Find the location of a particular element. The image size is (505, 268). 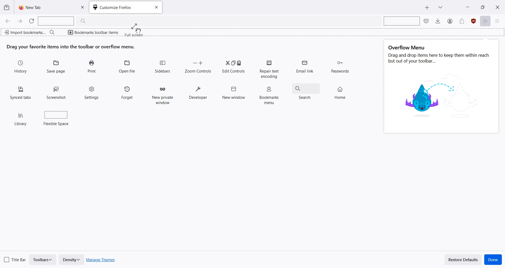

Drag Cursor is located at coordinates (134, 30).